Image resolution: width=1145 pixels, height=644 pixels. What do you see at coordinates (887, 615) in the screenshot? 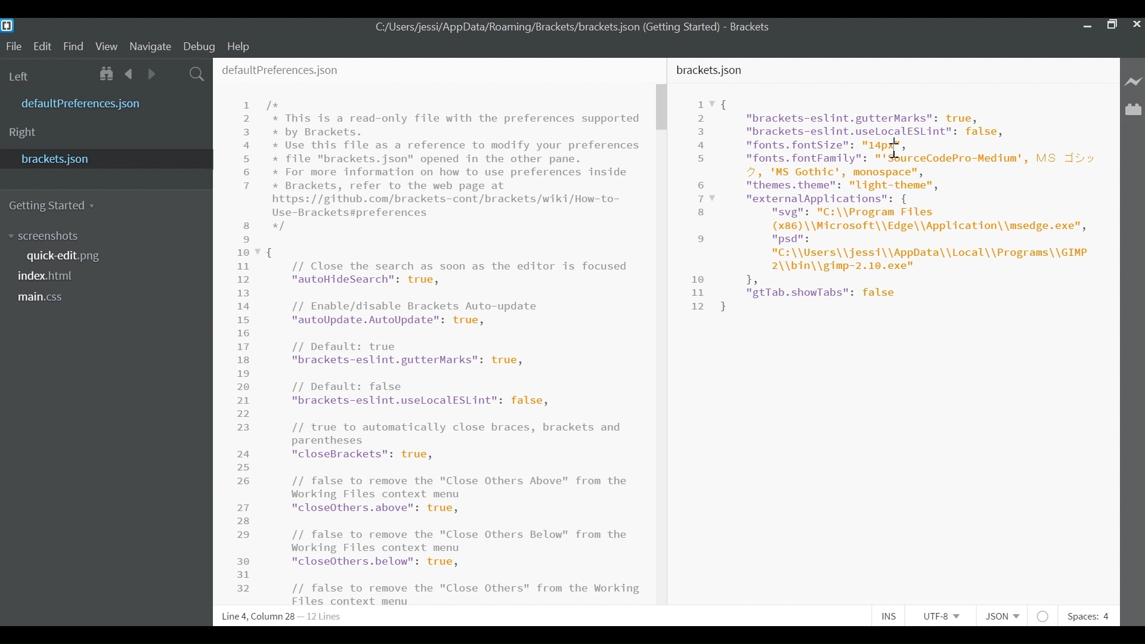
I see `Toggle Insert or Overwrite` at bounding box center [887, 615].